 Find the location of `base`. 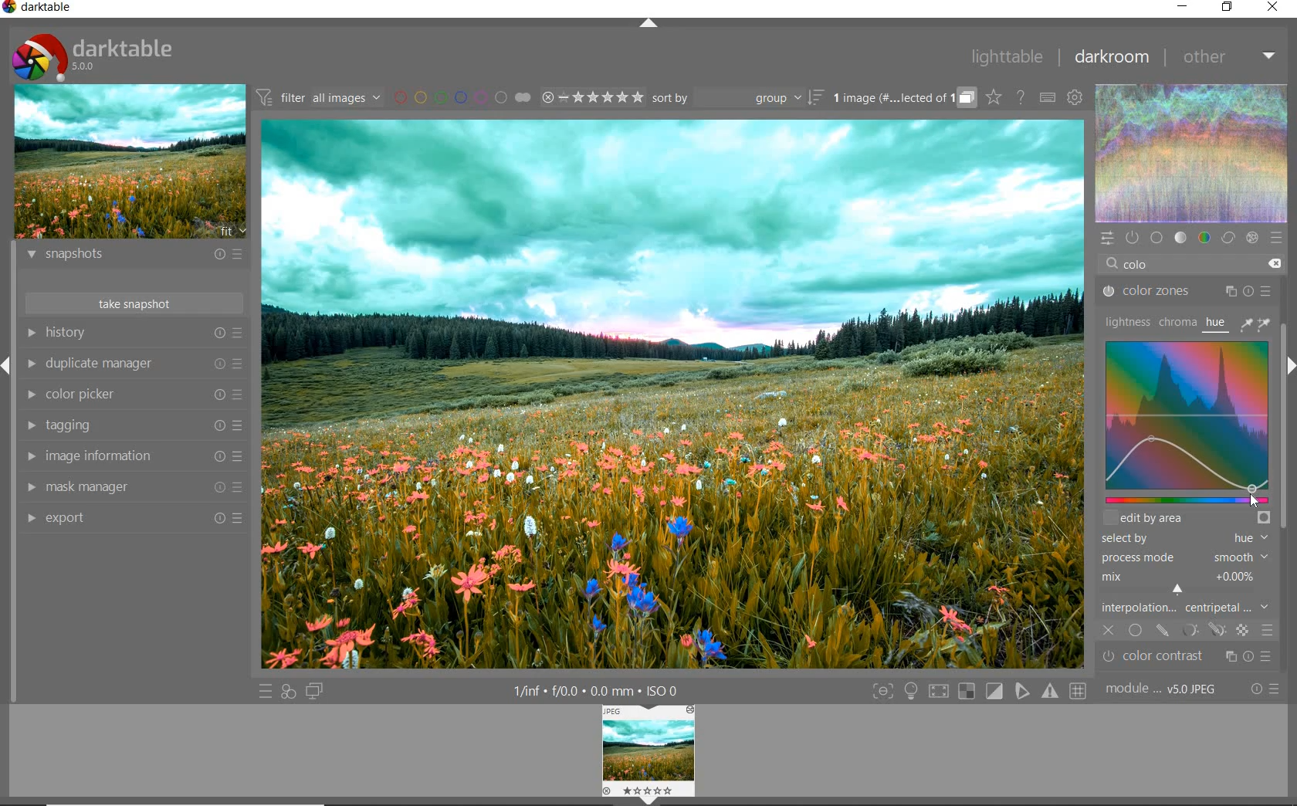

base is located at coordinates (1156, 238).